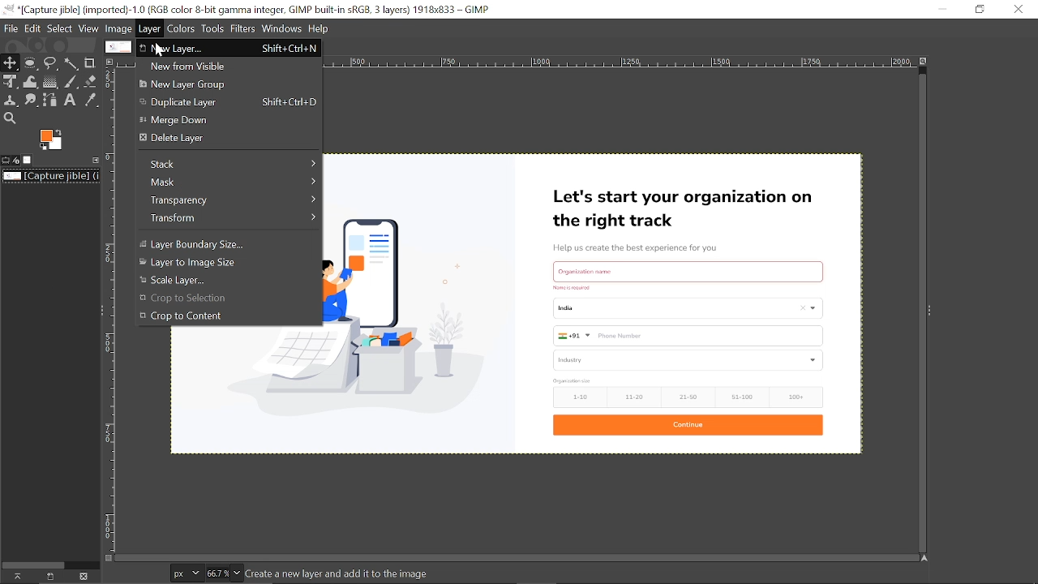 This screenshot has height=584, width=1038. What do you see at coordinates (225, 138) in the screenshot?
I see `Delete layer` at bounding box center [225, 138].